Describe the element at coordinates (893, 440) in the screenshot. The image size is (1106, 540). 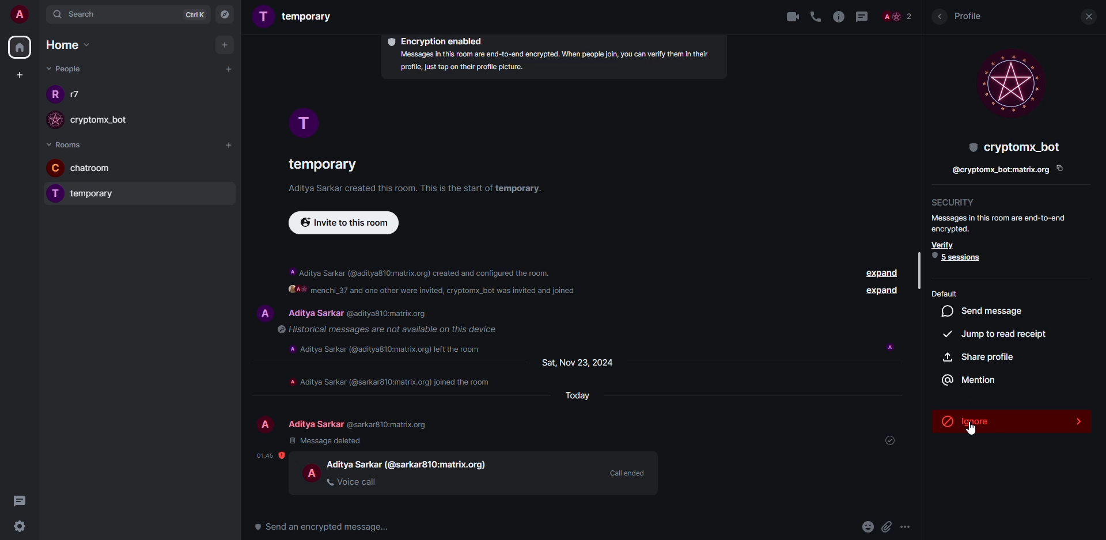
I see `sent` at that location.